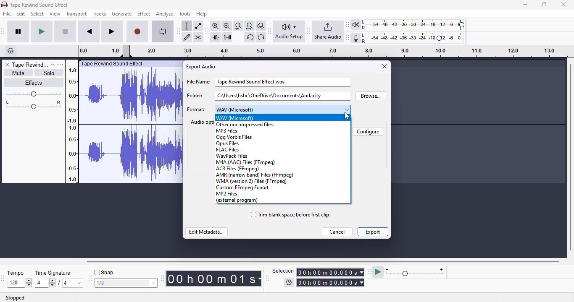  I want to click on FLAC files, so click(227, 149).